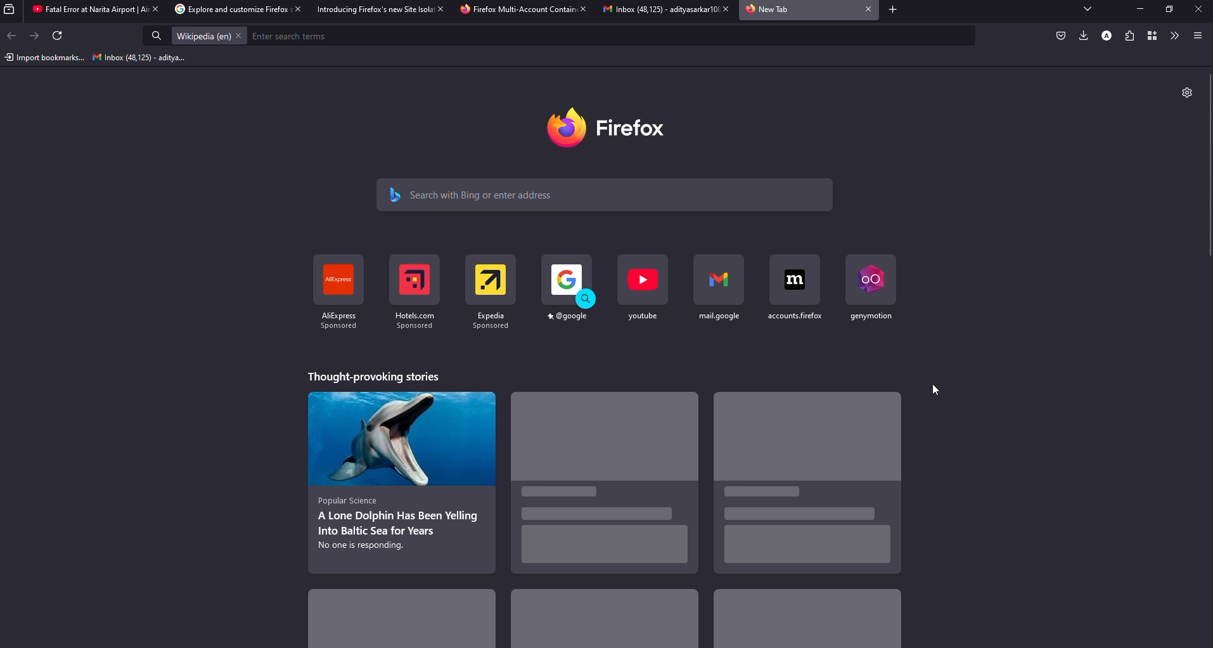 The width and height of the screenshot is (1213, 648). What do you see at coordinates (805, 621) in the screenshot?
I see `stories` at bounding box center [805, 621].